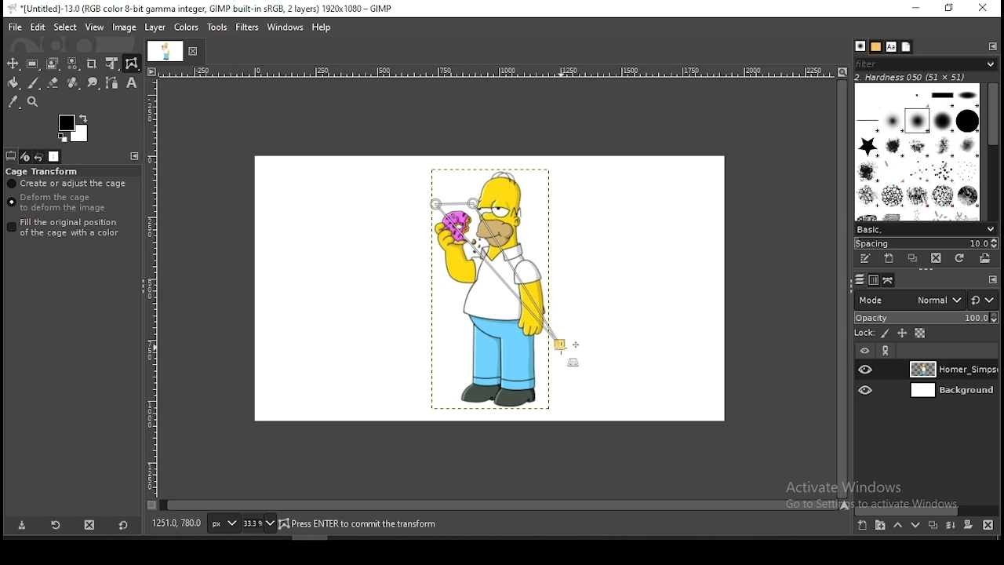 The image size is (1004, 565). I want to click on refresh brushes, so click(960, 258).